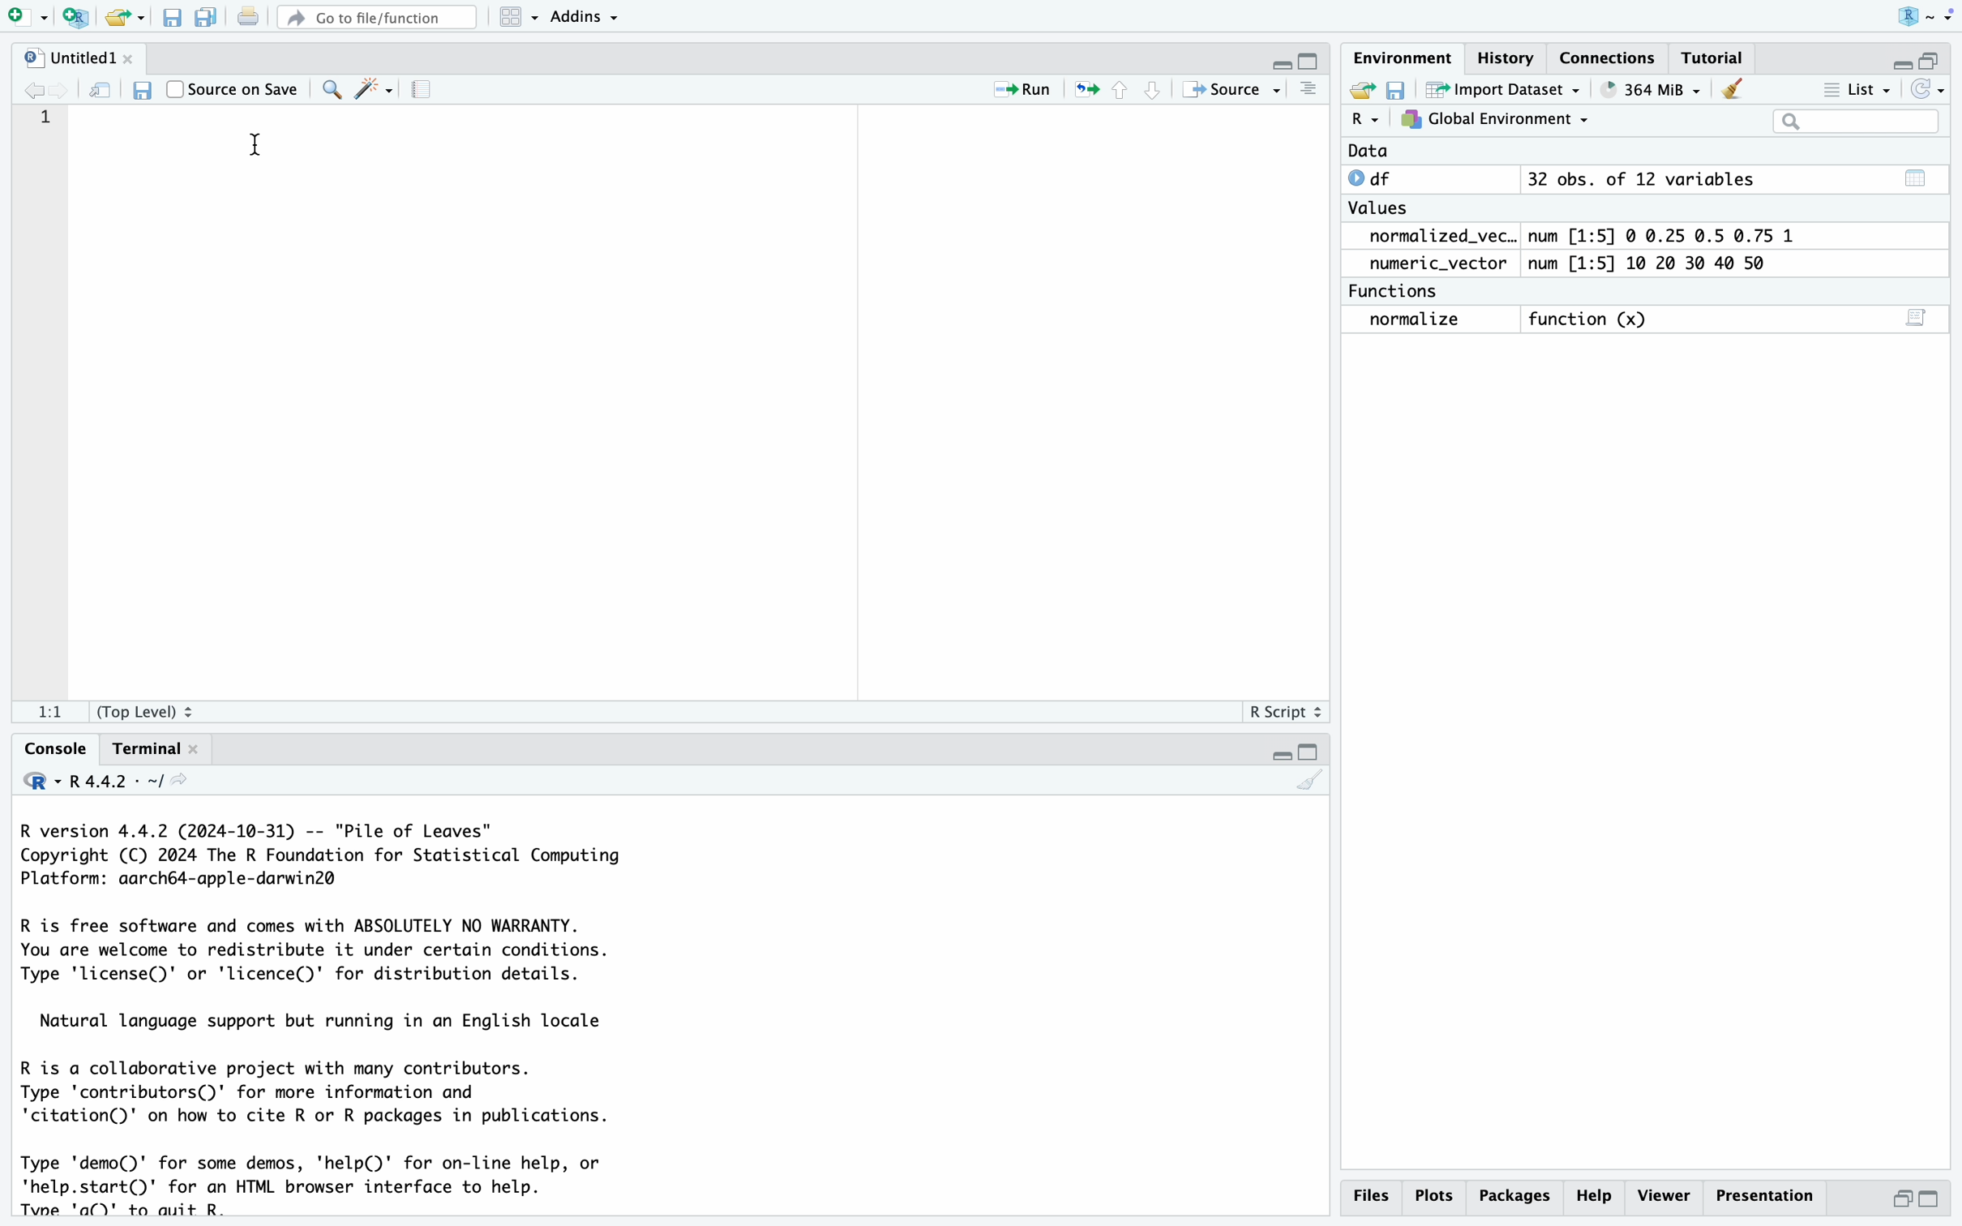  What do you see at coordinates (1507, 88) in the screenshot?
I see `Import Dataset` at bounding box center [1507, 88].